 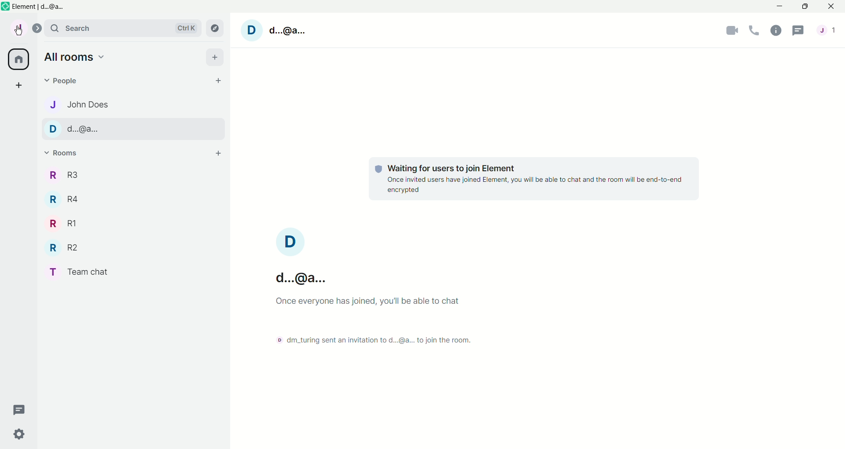 What do you see at coordinates (287, 31) in the screenshot?
I see `d...@a...` at bounding box center [287, 31].